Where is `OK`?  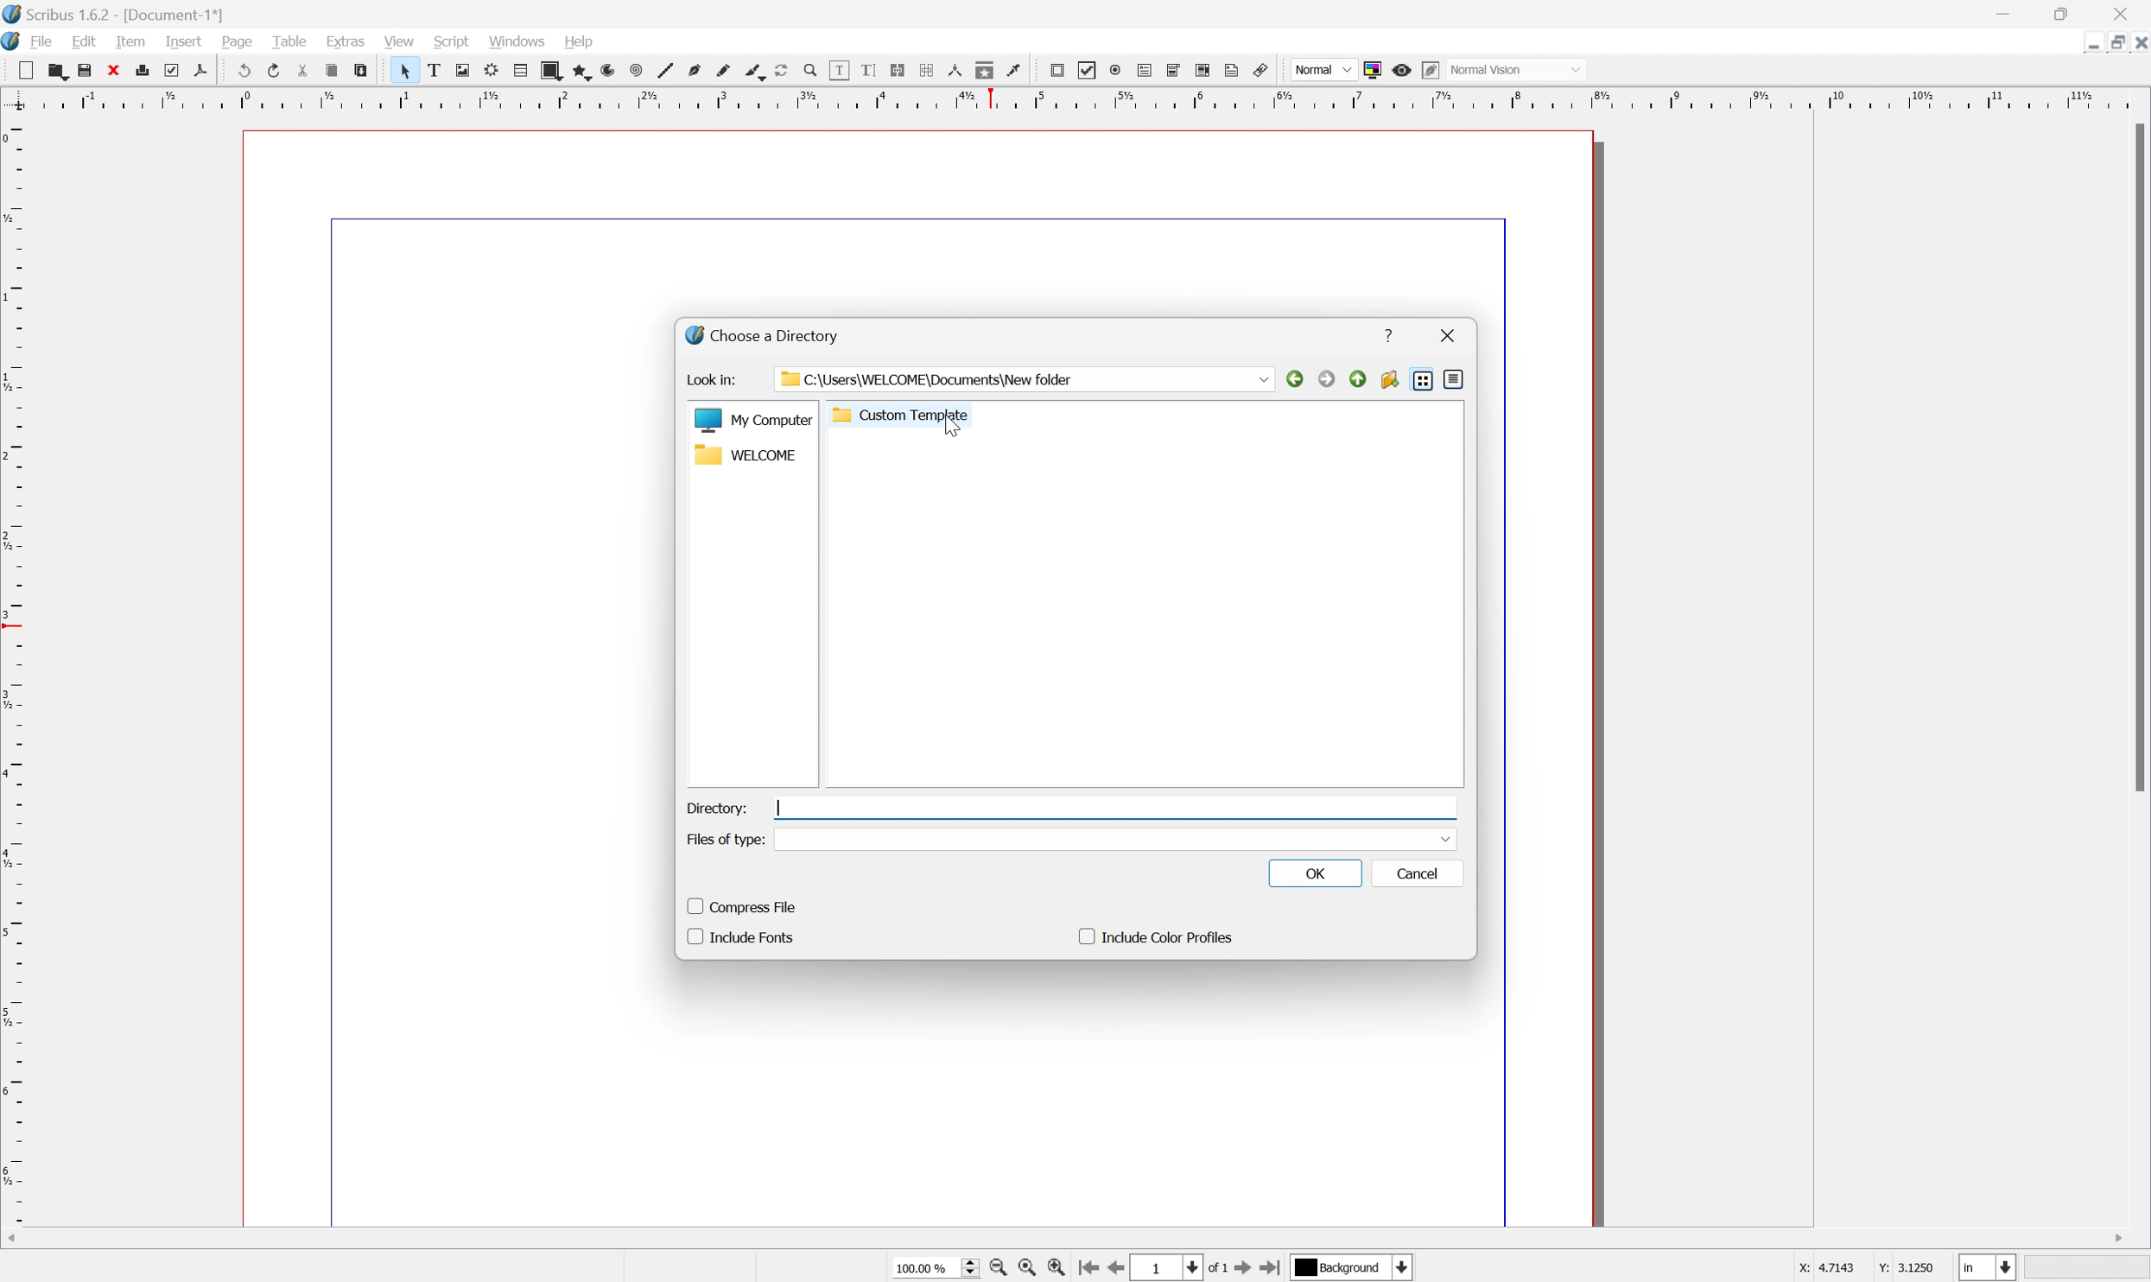
OK is located at coordinates (1320, 873).